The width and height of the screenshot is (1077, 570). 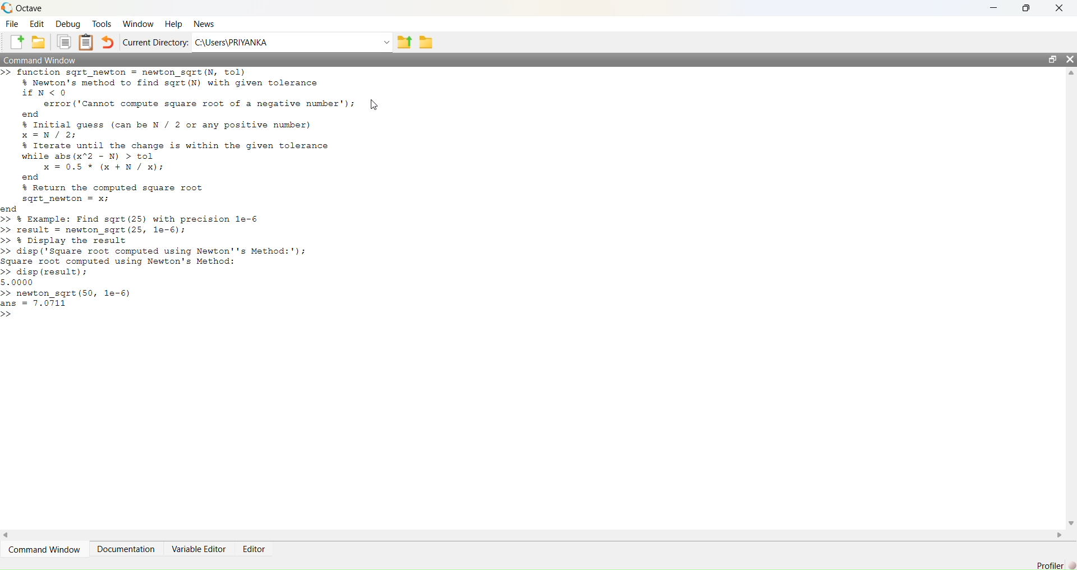 What do you see at coordinates (65, 43) in the screenshot?
I see `Copy` at bounding box center [65, 43].